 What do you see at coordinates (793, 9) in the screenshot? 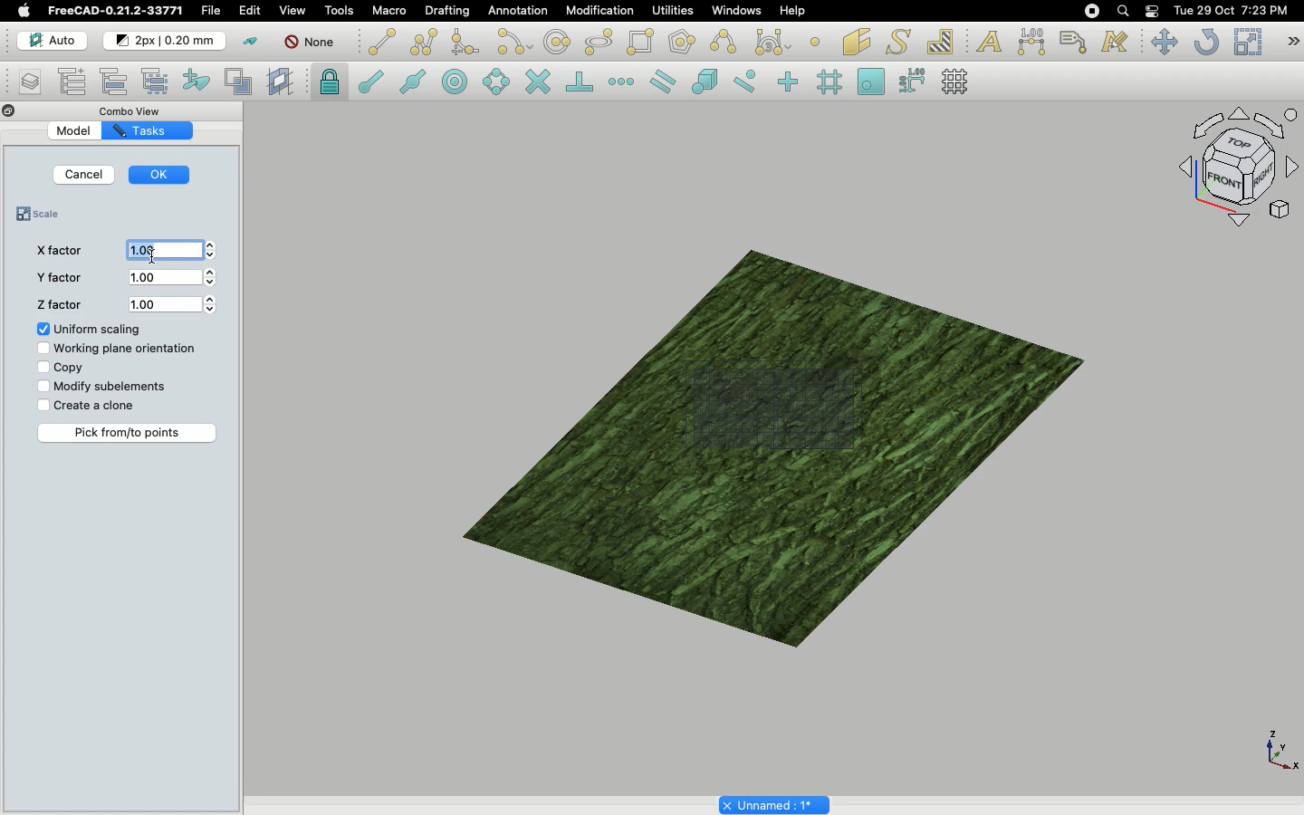
I see `Help` at bounding box center [793, 9].